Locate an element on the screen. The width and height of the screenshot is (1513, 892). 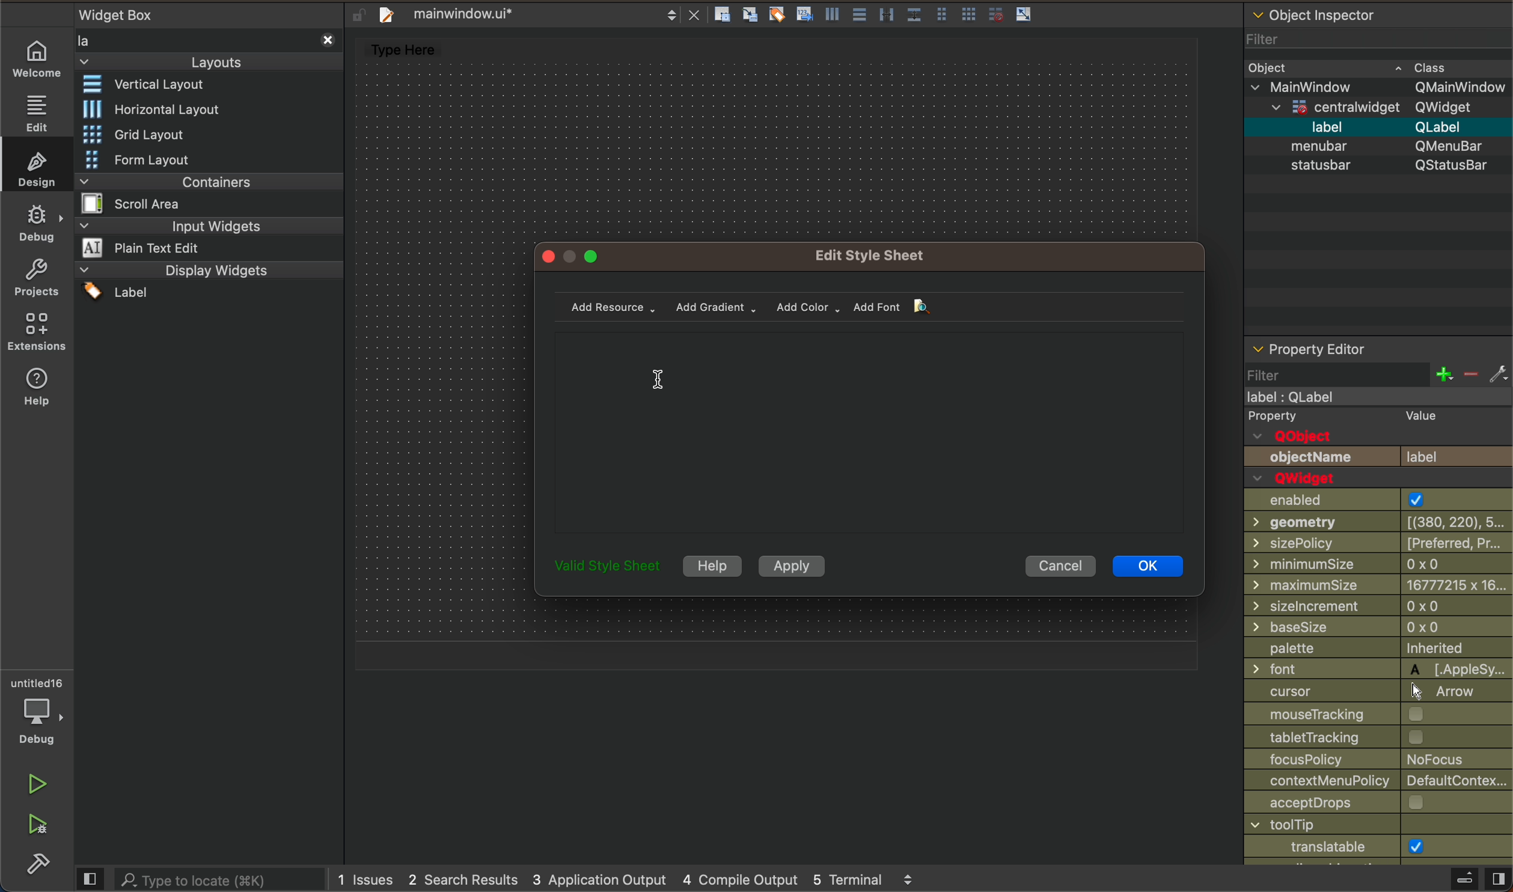
close sidebar is located at coordinates (1444, 881).